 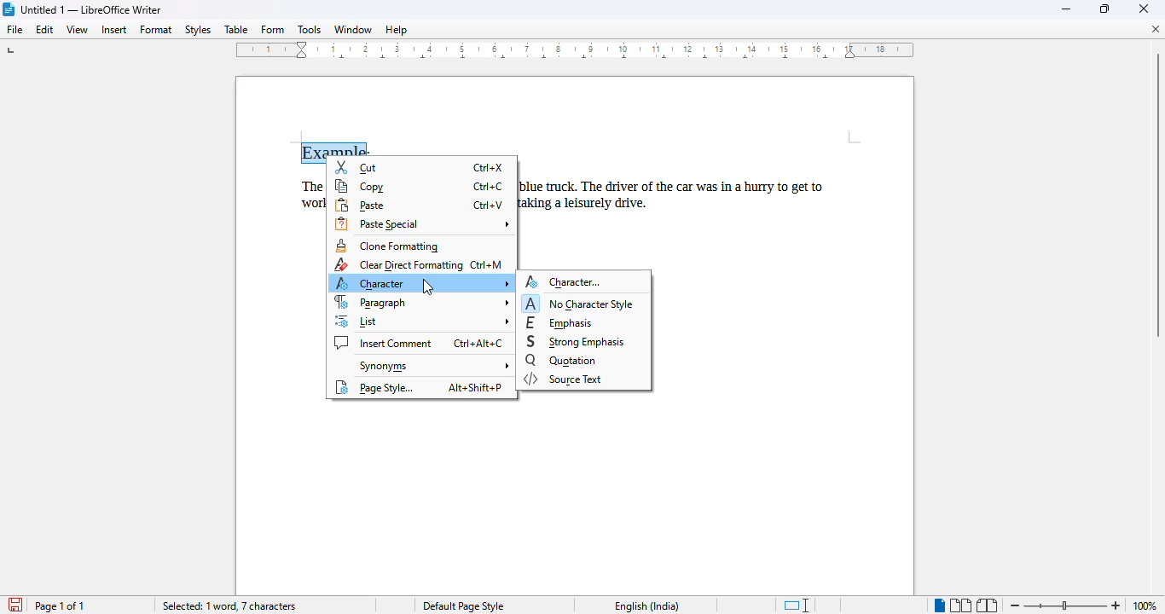 What do you see at coordinates (647, 606) in the screenshot?
I see `English (India)` at bounding box center [647, 606].